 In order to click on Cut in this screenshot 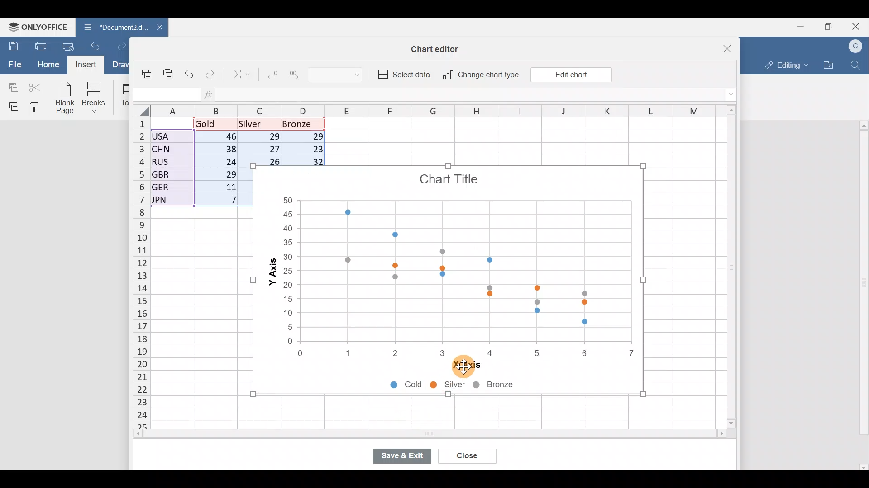, I will do `click(38, 87)`.